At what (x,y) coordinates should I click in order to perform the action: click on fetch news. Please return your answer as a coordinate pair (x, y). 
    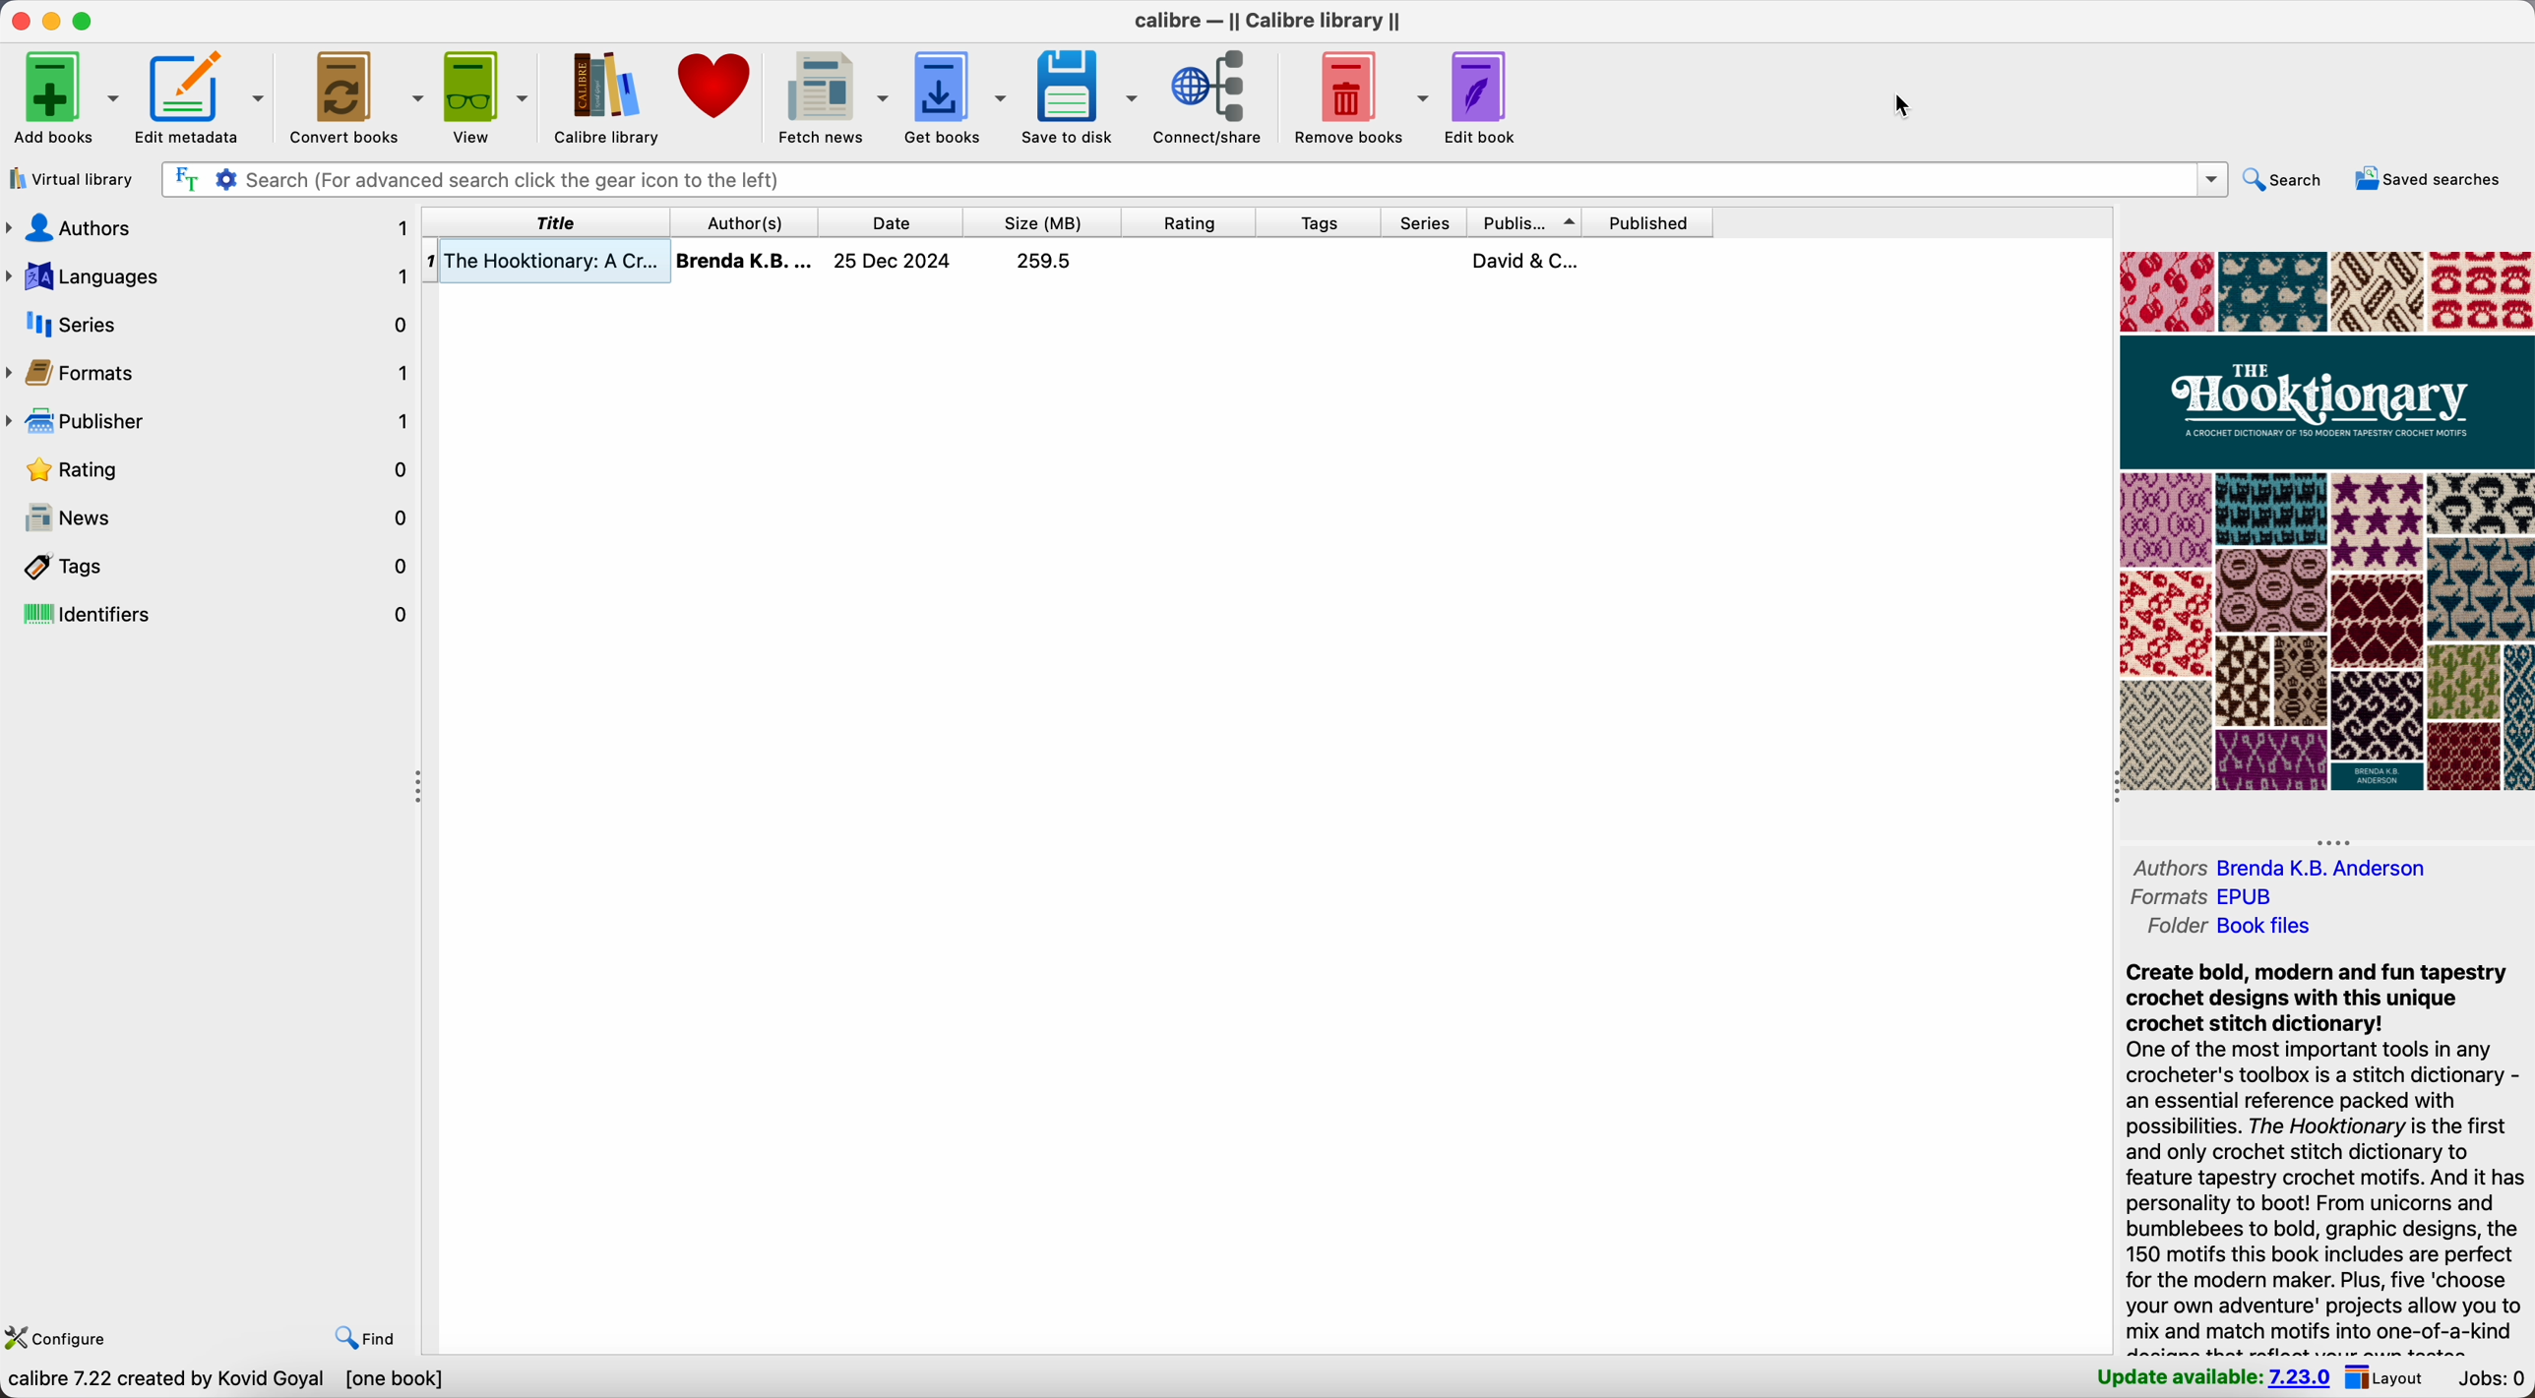
    Looking at the image, I should click on (832, 93).